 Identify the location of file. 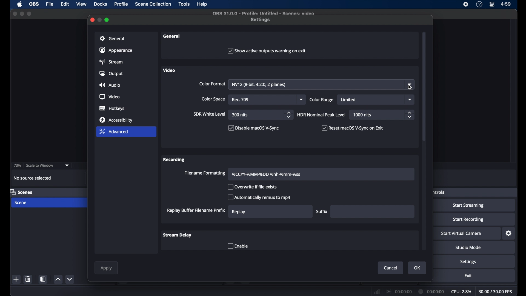
(50, 4).